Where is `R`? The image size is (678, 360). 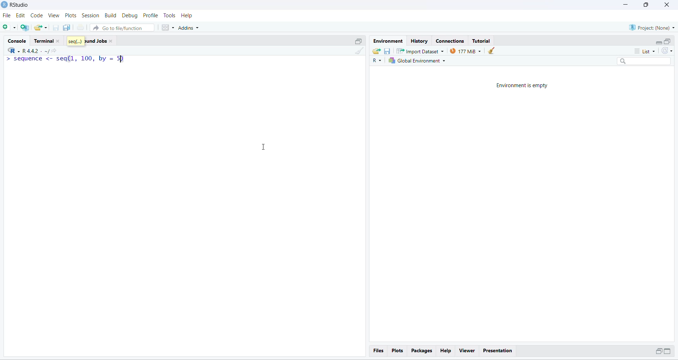
R is located at coordinates (377, 61).